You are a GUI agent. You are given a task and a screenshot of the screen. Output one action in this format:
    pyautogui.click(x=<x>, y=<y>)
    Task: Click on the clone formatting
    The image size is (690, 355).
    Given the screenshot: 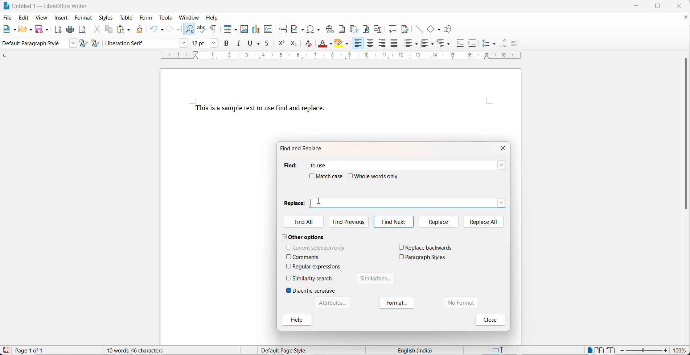 What is the action you would take?
    pyautogui.click(x=141, y=29)
    